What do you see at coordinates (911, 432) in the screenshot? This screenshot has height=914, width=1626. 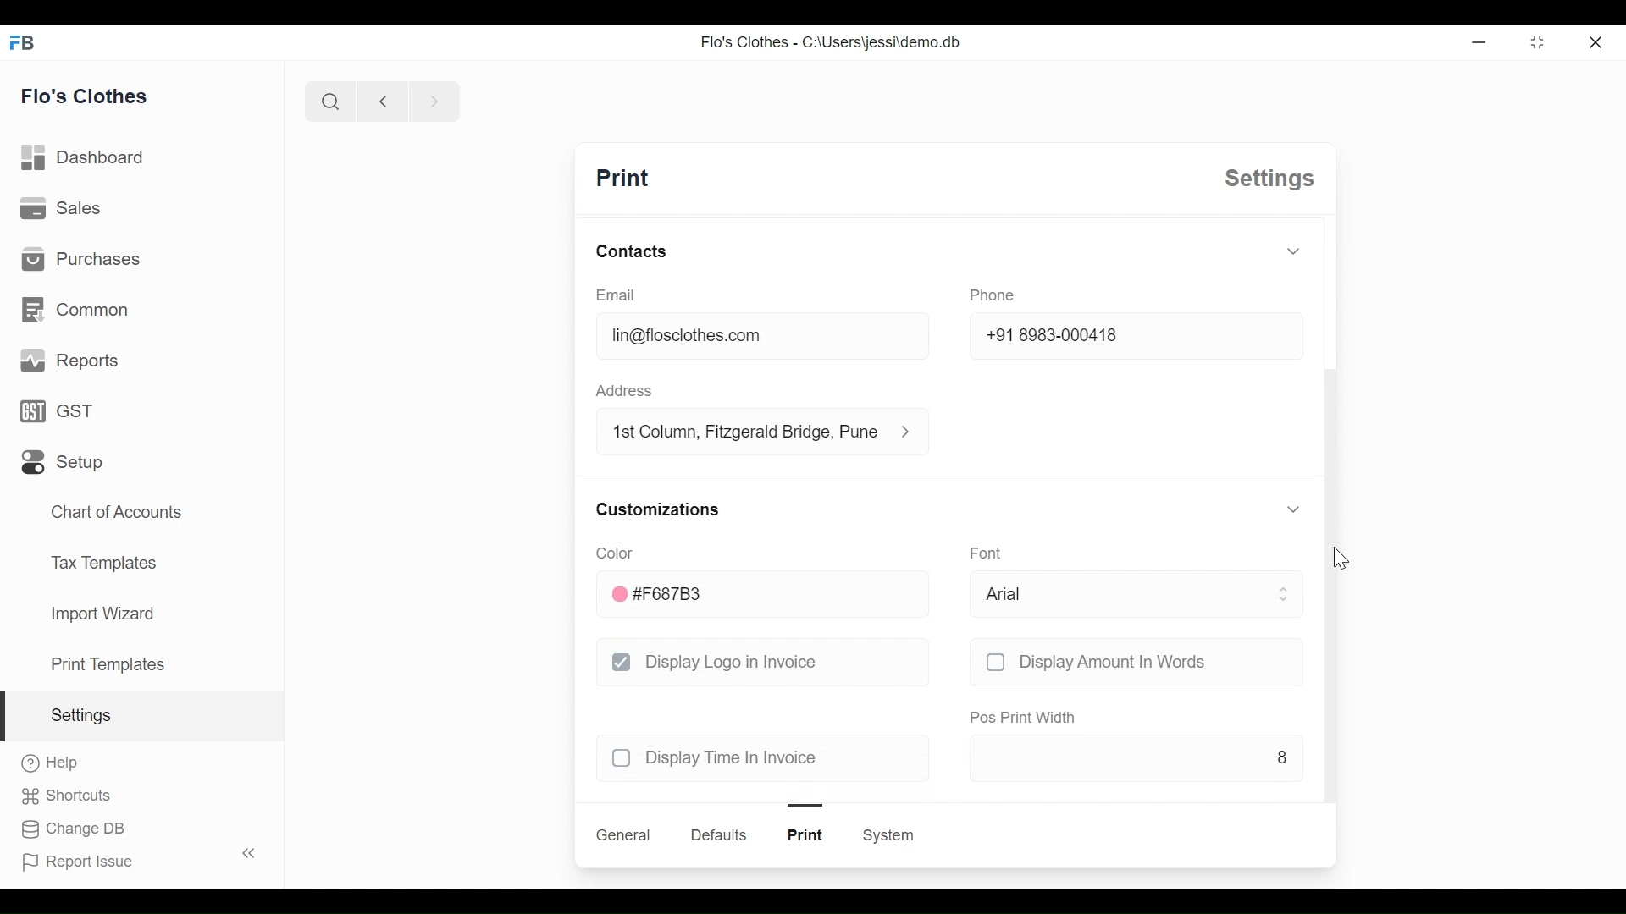 I see `address information` at bounding box center [911, 432].